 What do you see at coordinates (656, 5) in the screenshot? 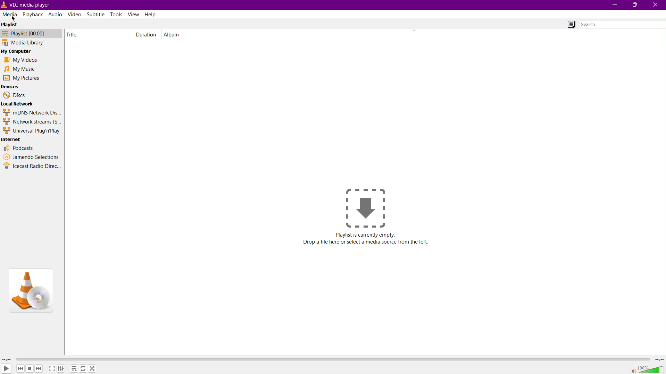
I see `Close` at bounding box center [656, 5].